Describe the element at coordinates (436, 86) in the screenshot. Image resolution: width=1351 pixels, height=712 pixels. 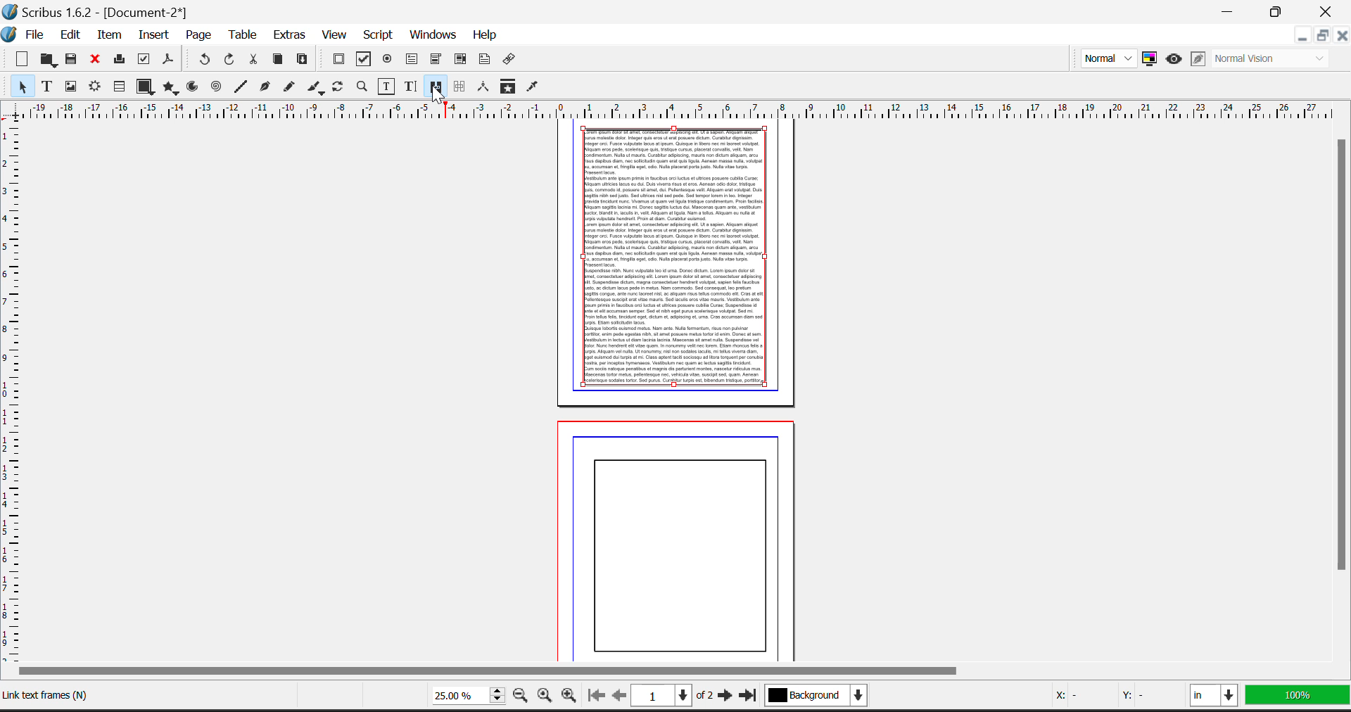
I see `Link Text Frames` at that location.